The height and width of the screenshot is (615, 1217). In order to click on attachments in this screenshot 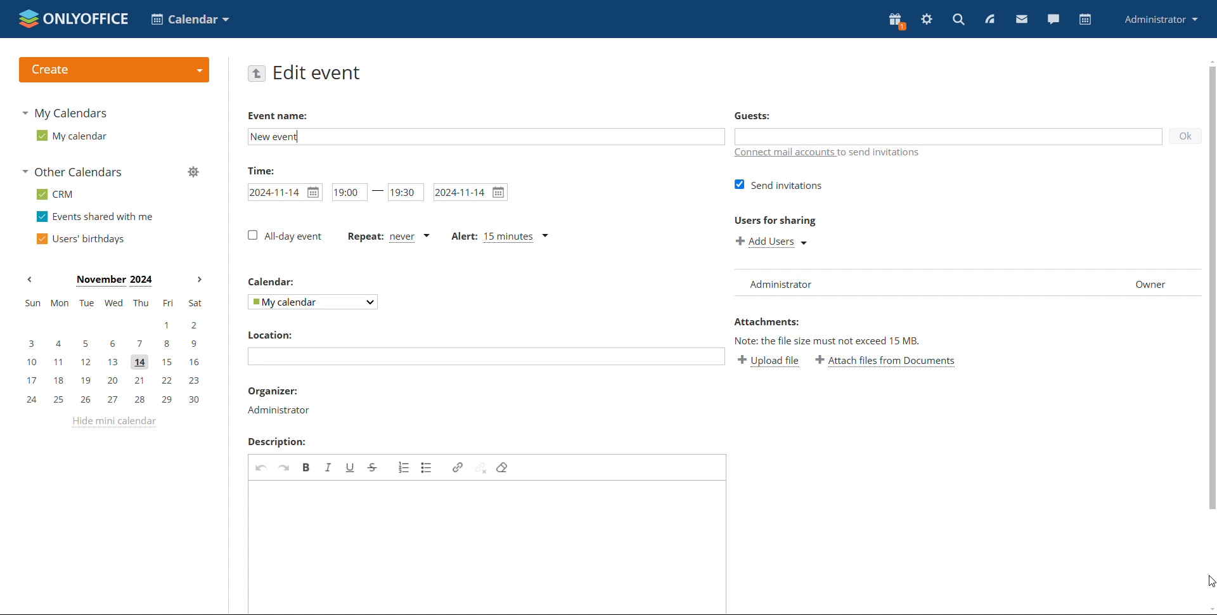, I will do `click(772, 323)`.